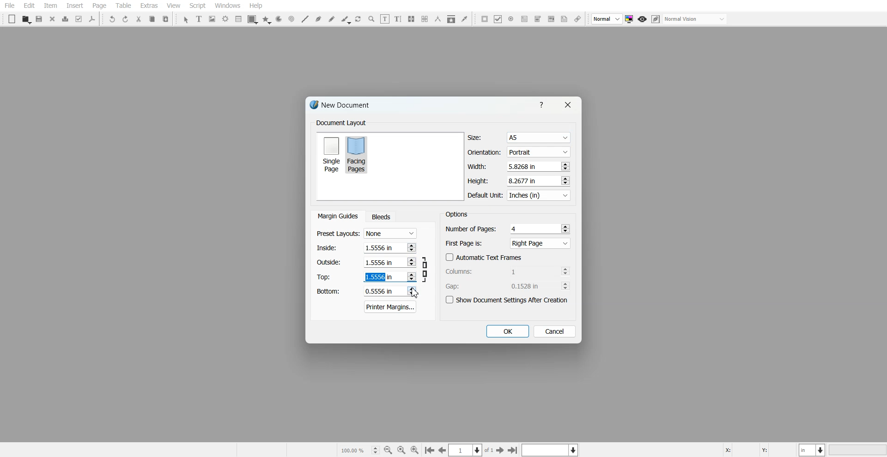 The width and height of the screenshot is (887, 457). I want to click on PDF Combo Box, so click(537, 19).